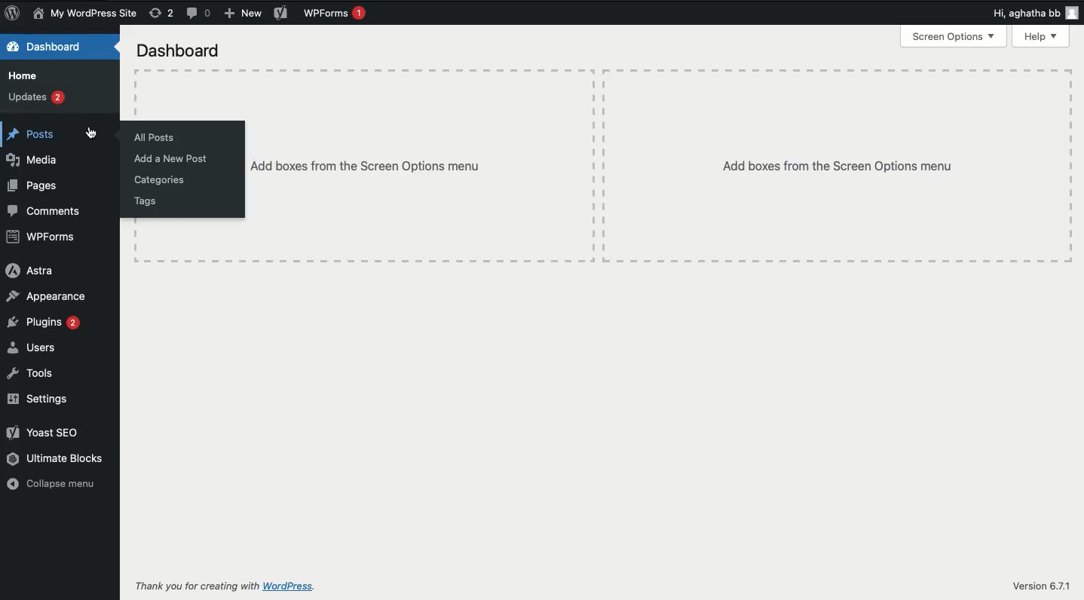  I want to click on Home, so click(27, 76).